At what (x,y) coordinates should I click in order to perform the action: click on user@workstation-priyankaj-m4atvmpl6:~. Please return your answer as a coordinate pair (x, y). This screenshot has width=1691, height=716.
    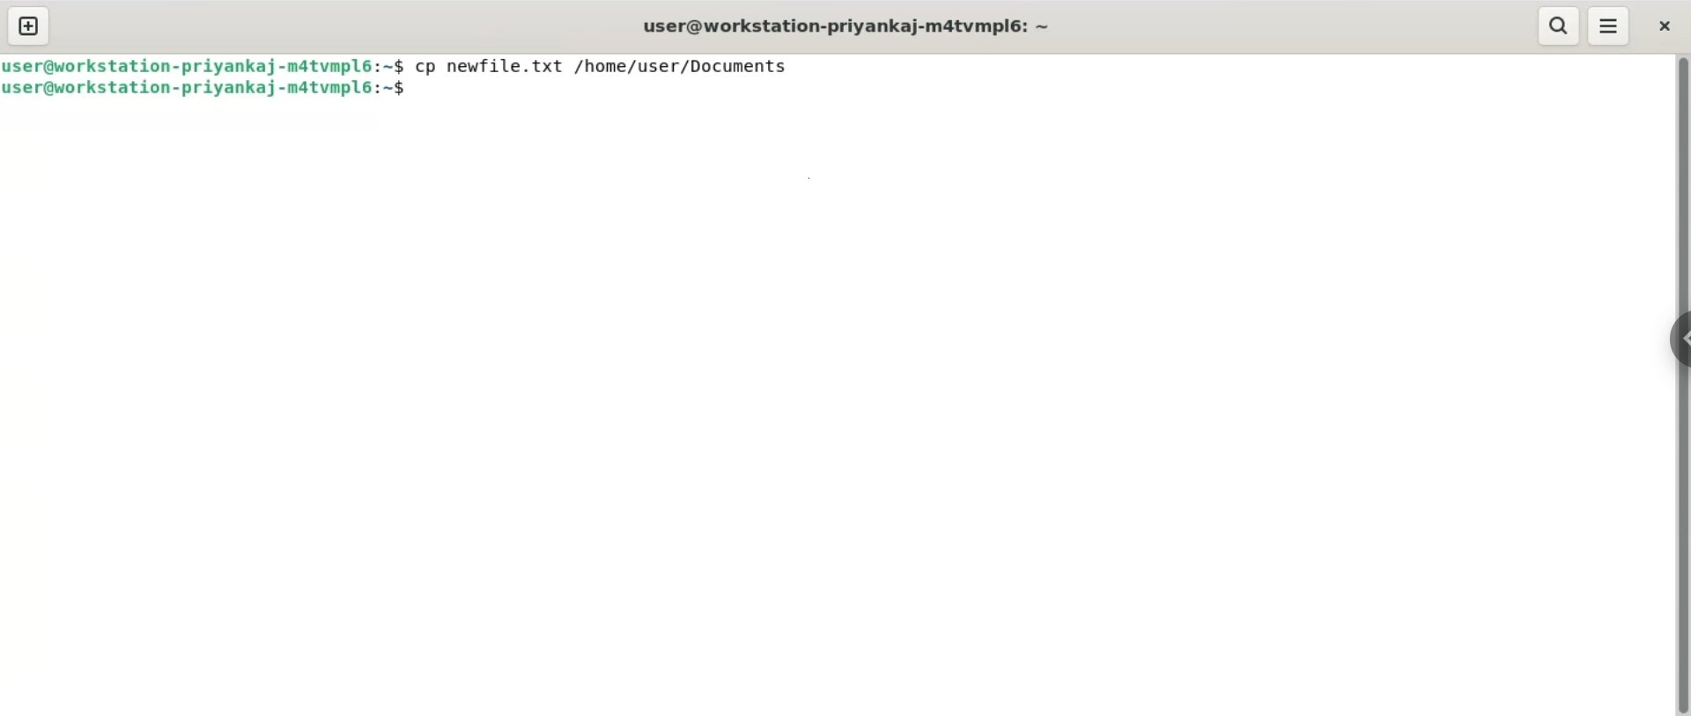
    Looking at the image, I should click on (845, 26).